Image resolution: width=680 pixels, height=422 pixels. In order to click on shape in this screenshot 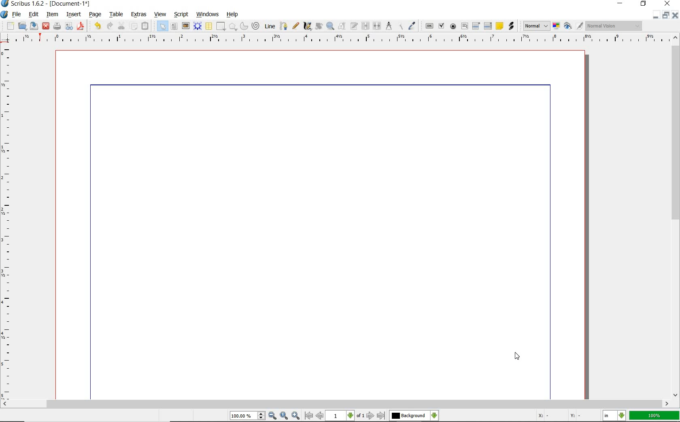, I will do `click(233, 26)`.